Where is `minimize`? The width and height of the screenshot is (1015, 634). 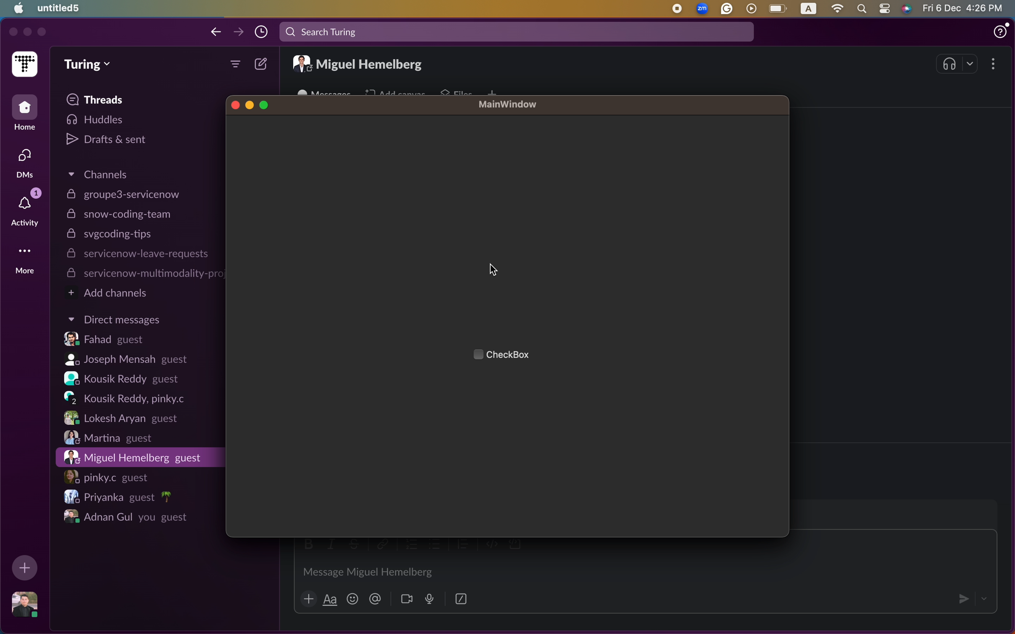
minimize is located at coordinates (27, 33).